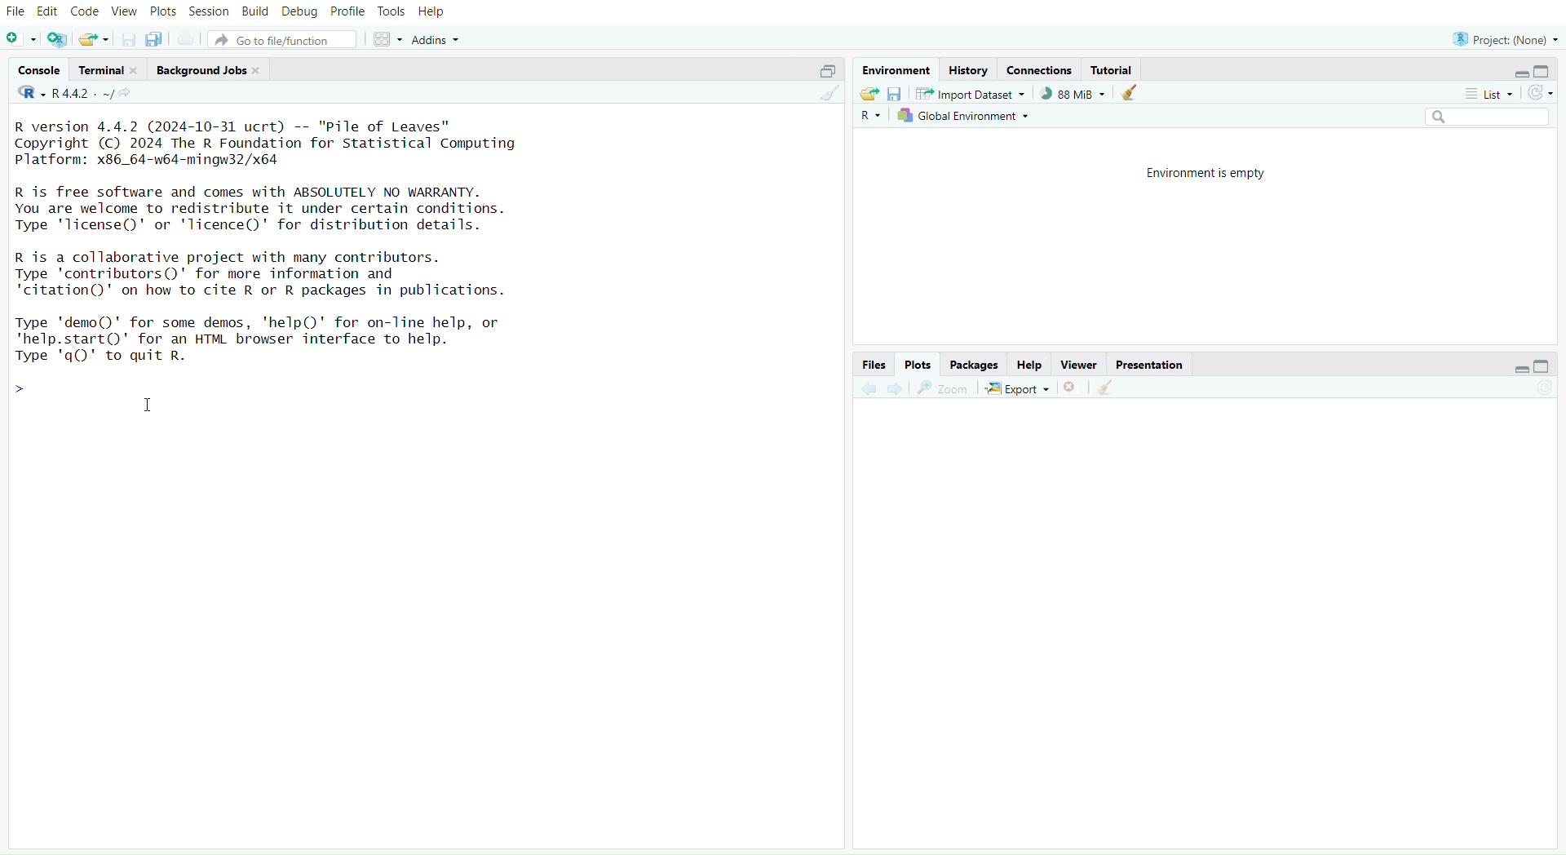 The width and height of the screenshot is (1566, 855). Describe the element at coordinates (211, 12) in the screenshot. I see `session` at that location.